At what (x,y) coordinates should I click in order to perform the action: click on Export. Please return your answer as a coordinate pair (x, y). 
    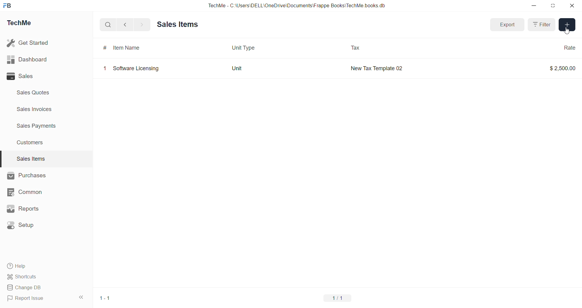
    Looking at the image, I should click on (508, 25).